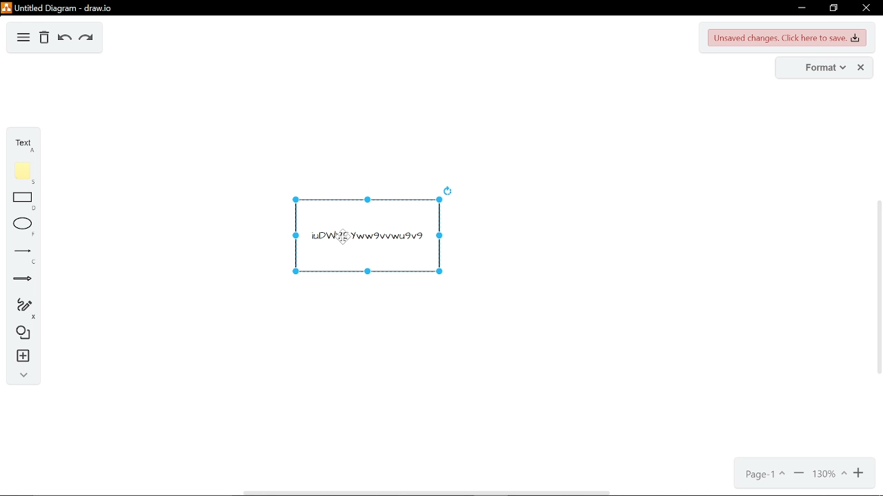 The image size is (883, 496). What do you see at coordinates (21, 307) in the screenshot?
I see `freehand` at bounding box center [21, 307].